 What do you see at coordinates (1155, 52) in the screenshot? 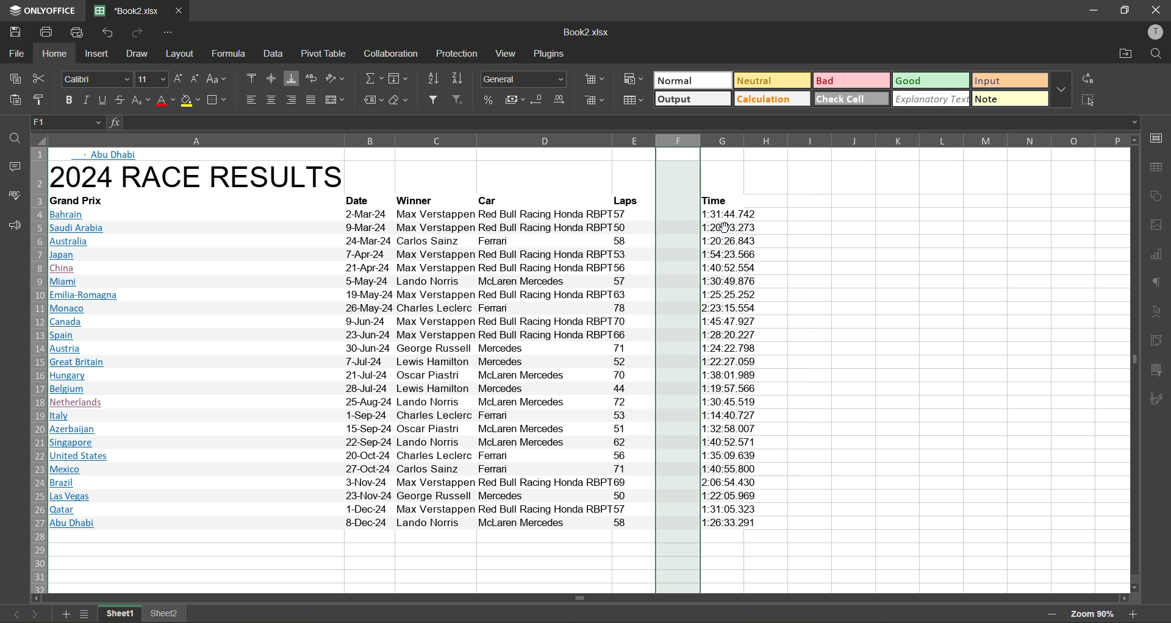
I see `find` at bounding box center [1155, 52].